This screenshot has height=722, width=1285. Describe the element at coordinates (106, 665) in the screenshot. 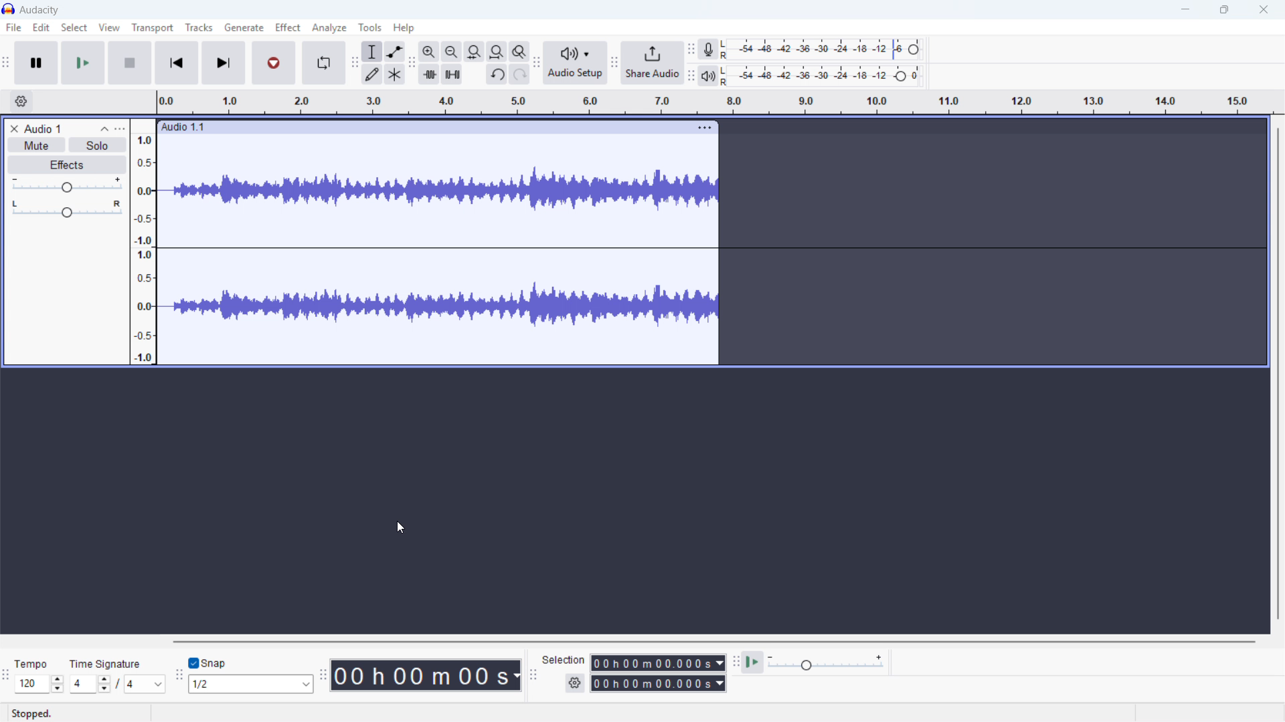

I see `time signature` at that location.